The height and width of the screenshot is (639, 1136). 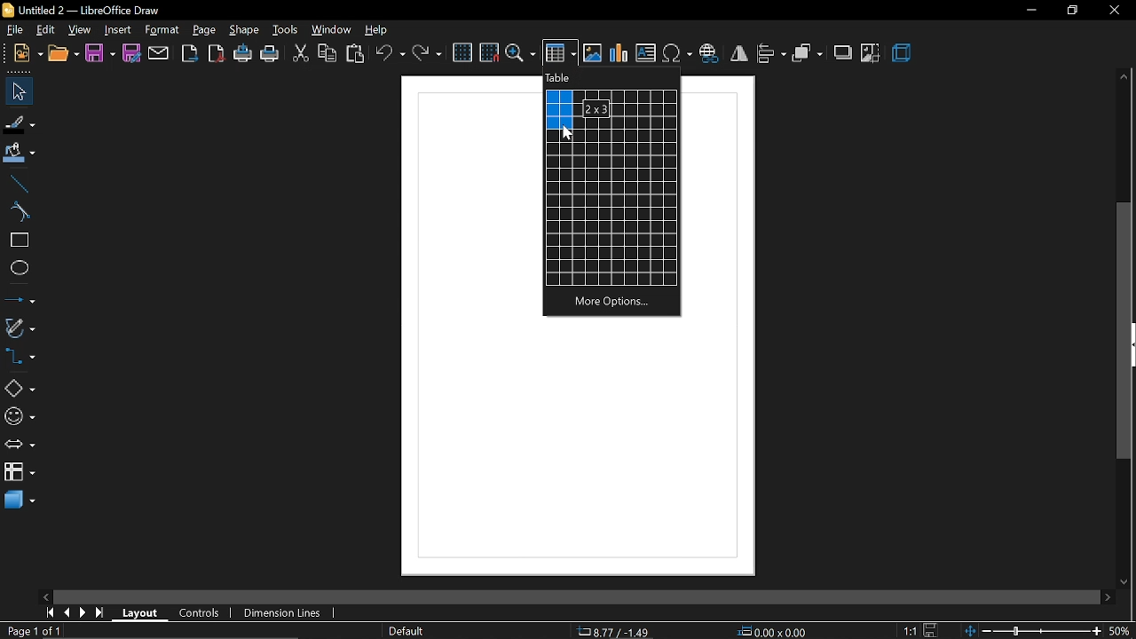 What do you see at coordinates (1125, 330) in the screenshot?
I see `vertical scrollbar` at bounding box center [1125, 330].